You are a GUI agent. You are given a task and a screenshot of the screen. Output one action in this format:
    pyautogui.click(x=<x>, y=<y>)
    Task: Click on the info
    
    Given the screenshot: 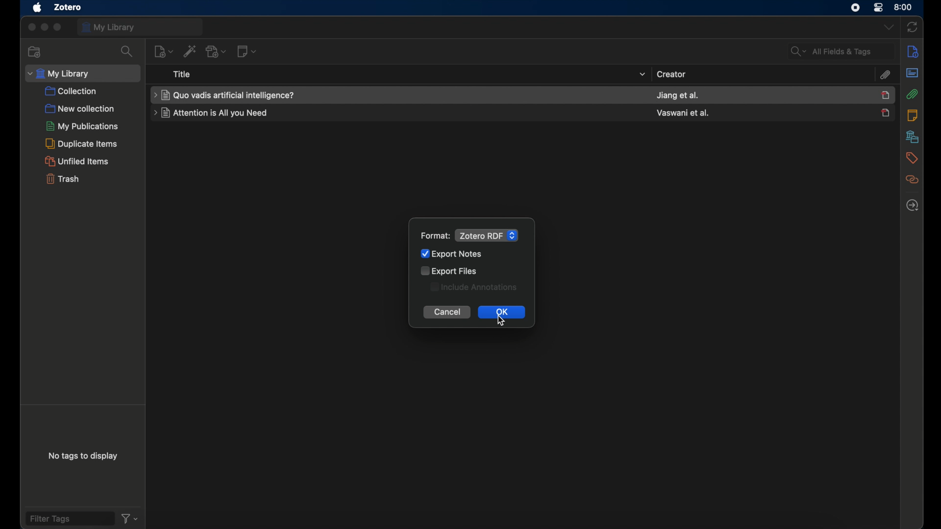 What is the action you would take?
    pyautogui.click(x=911, y=51)
    